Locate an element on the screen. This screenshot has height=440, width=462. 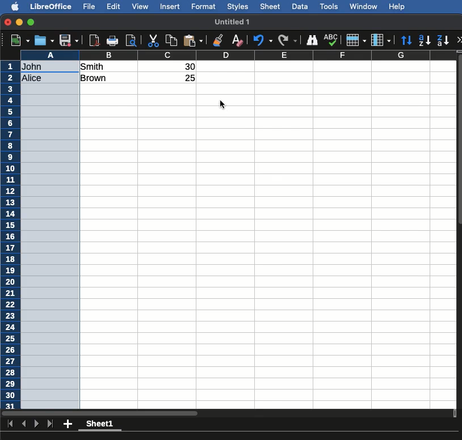
Name is located at coordinates (234, 23).